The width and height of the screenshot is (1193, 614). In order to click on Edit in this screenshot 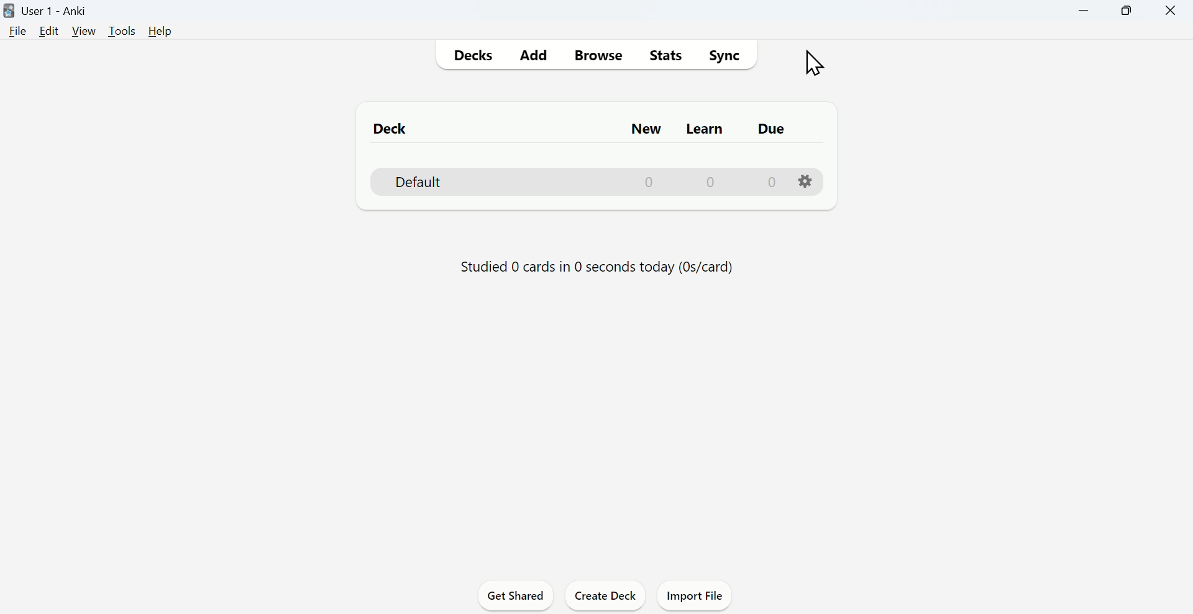, I will do `click(48, 33)`.